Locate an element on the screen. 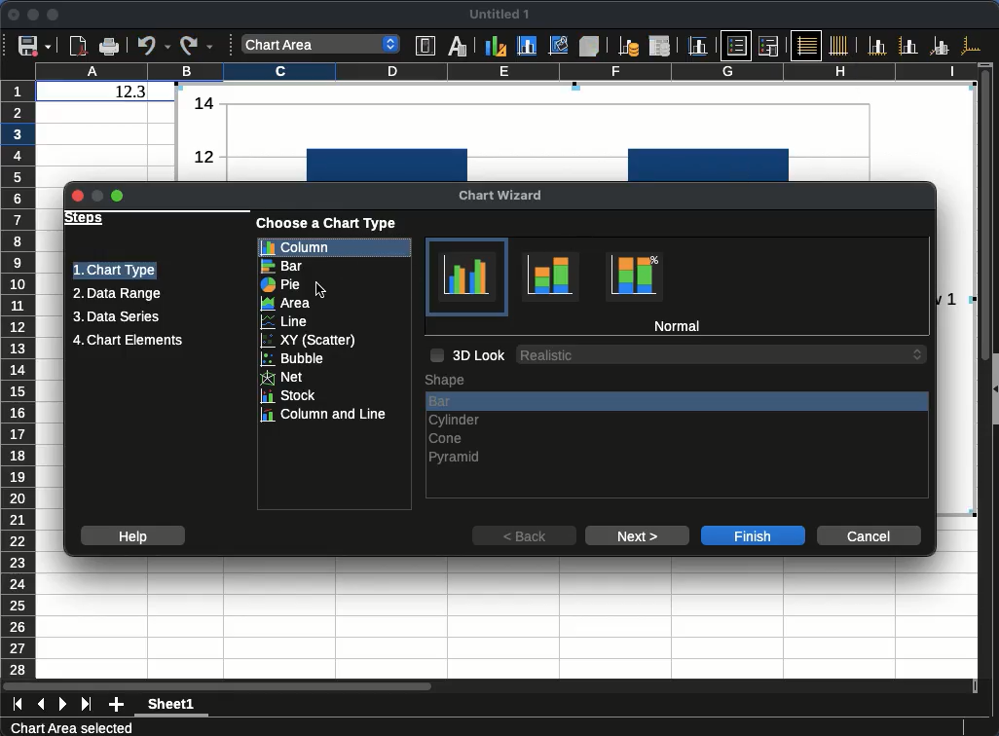 This screenshot has width=999, height=736. next sheet is located at coordinates (63, 705).